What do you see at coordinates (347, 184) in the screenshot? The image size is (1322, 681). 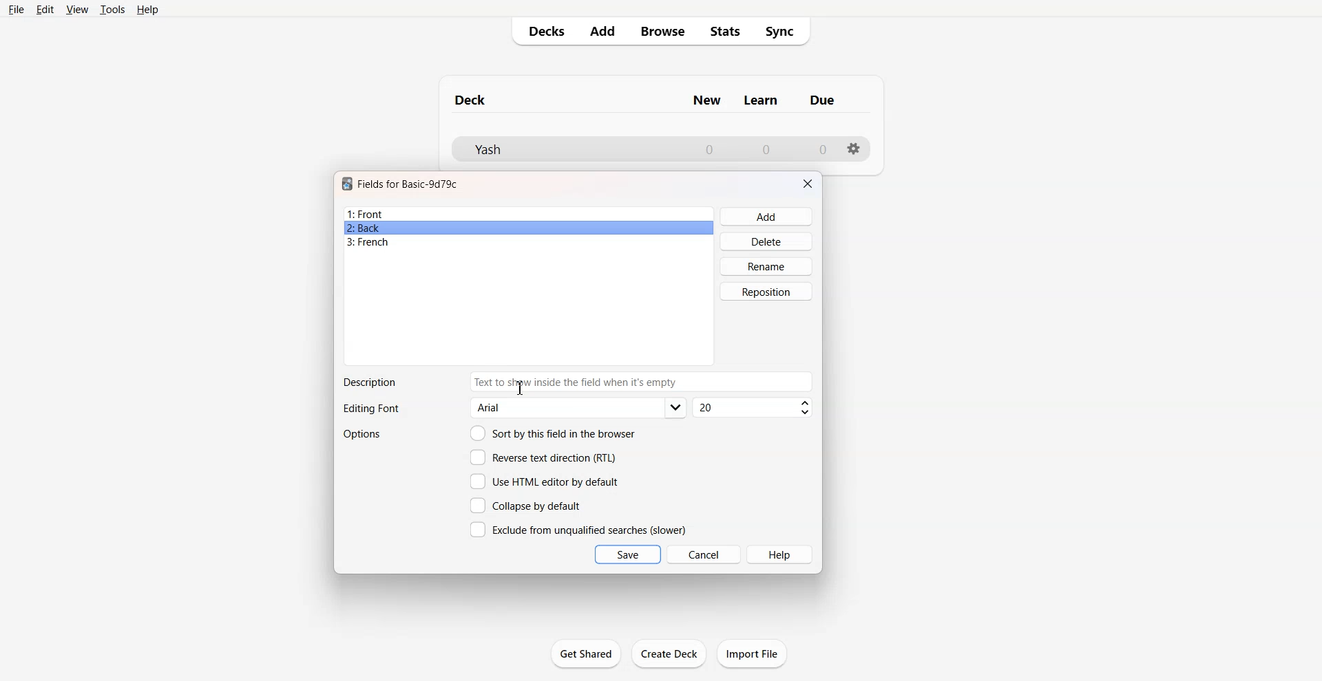 I see `Software logo` at bounding box center [347, 184].